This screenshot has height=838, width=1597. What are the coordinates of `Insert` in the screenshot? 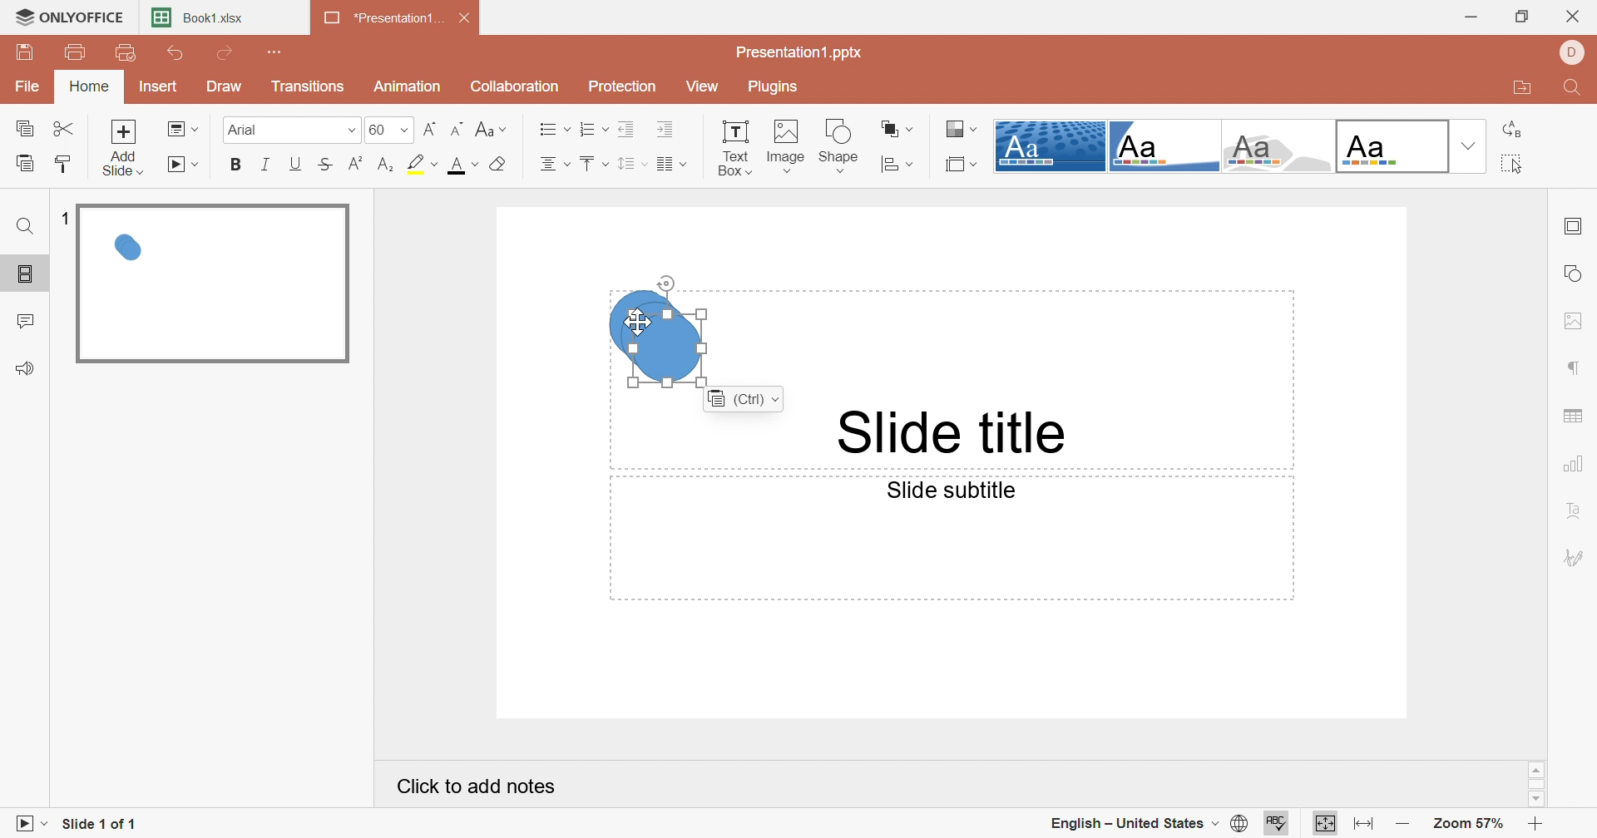 It's located at (157, 85).